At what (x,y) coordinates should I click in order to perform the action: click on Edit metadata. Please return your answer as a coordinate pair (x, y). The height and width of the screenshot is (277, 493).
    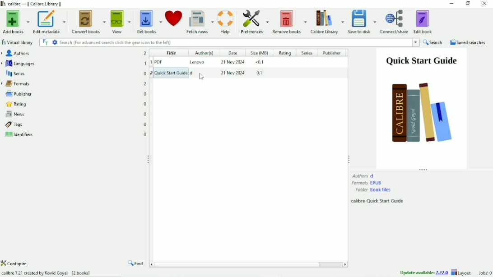
    Looking at the image, I should click on (48, 22).